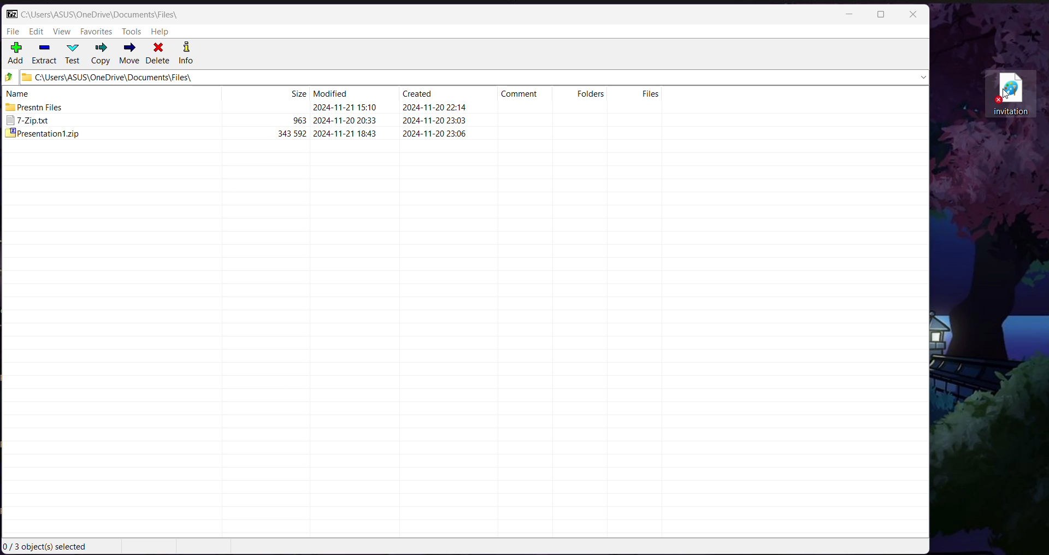 The width and height of the screenshot is (1049, 555). What do you see at coordinates (523, 92) in the screenshot?
I see `Comment` at bounding box center [523, 92].